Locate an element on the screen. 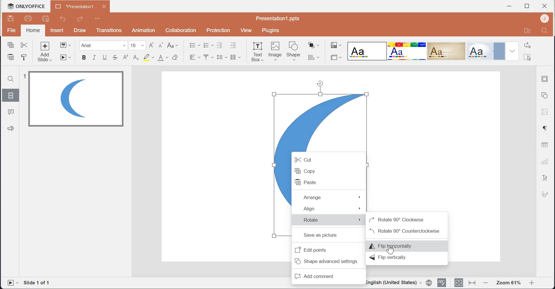 The height and width of the screenshot is (289, 555). Account is located at coordinates (544, 18).